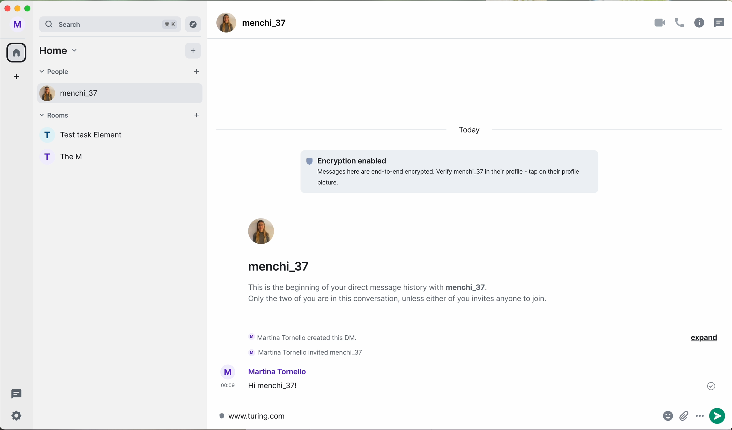  Describe the element at coordinates (75, 156) in the screenshot. I see `The M` at that location.